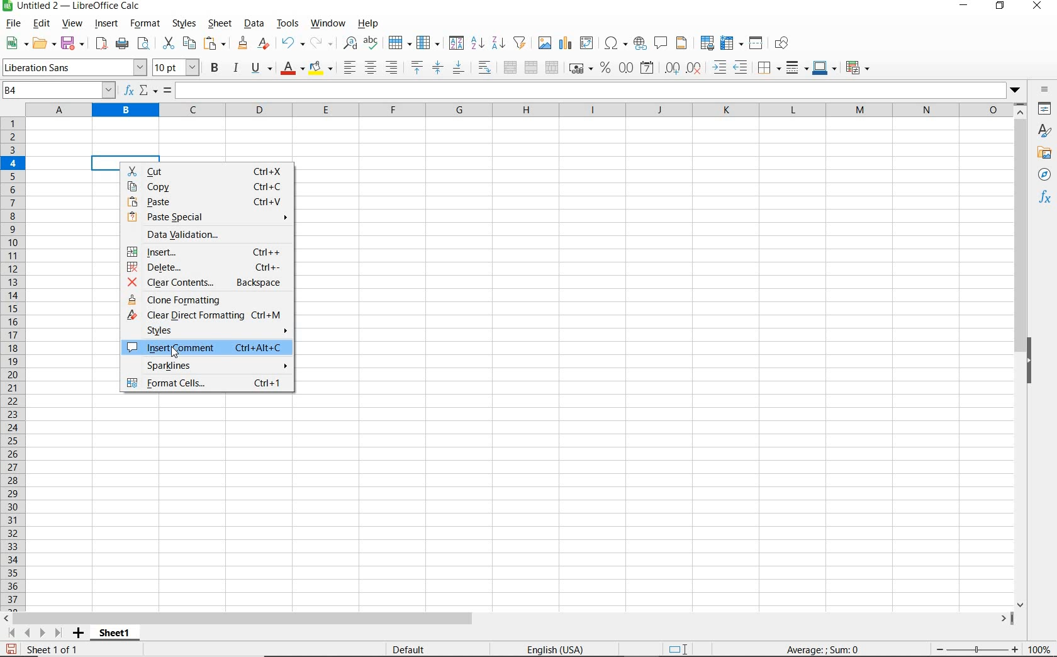  I want to click on insert or edit pivot table, so click(588, 43).